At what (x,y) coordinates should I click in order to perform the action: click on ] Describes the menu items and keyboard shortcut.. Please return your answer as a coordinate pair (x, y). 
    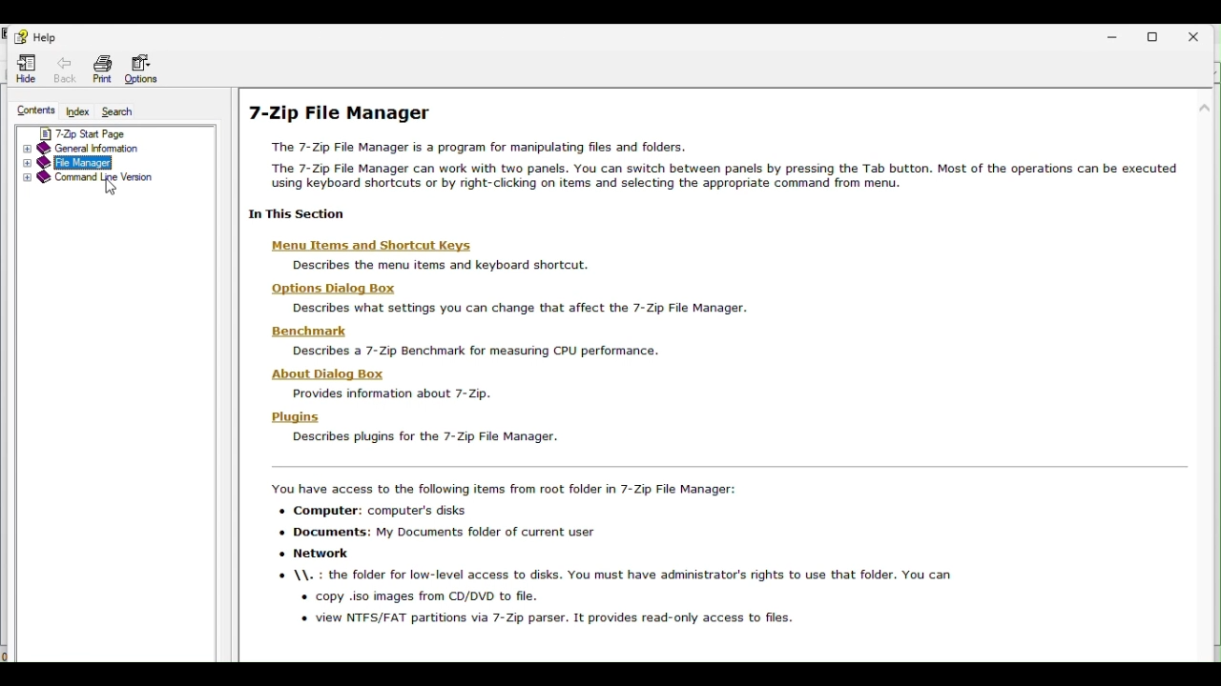
    Looking at the image, I should click on (444, 265).